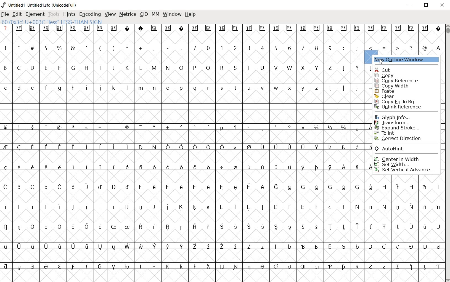  Describe the element at coordinates (385, 47) in the screenshot. I see `symbols` at that location.